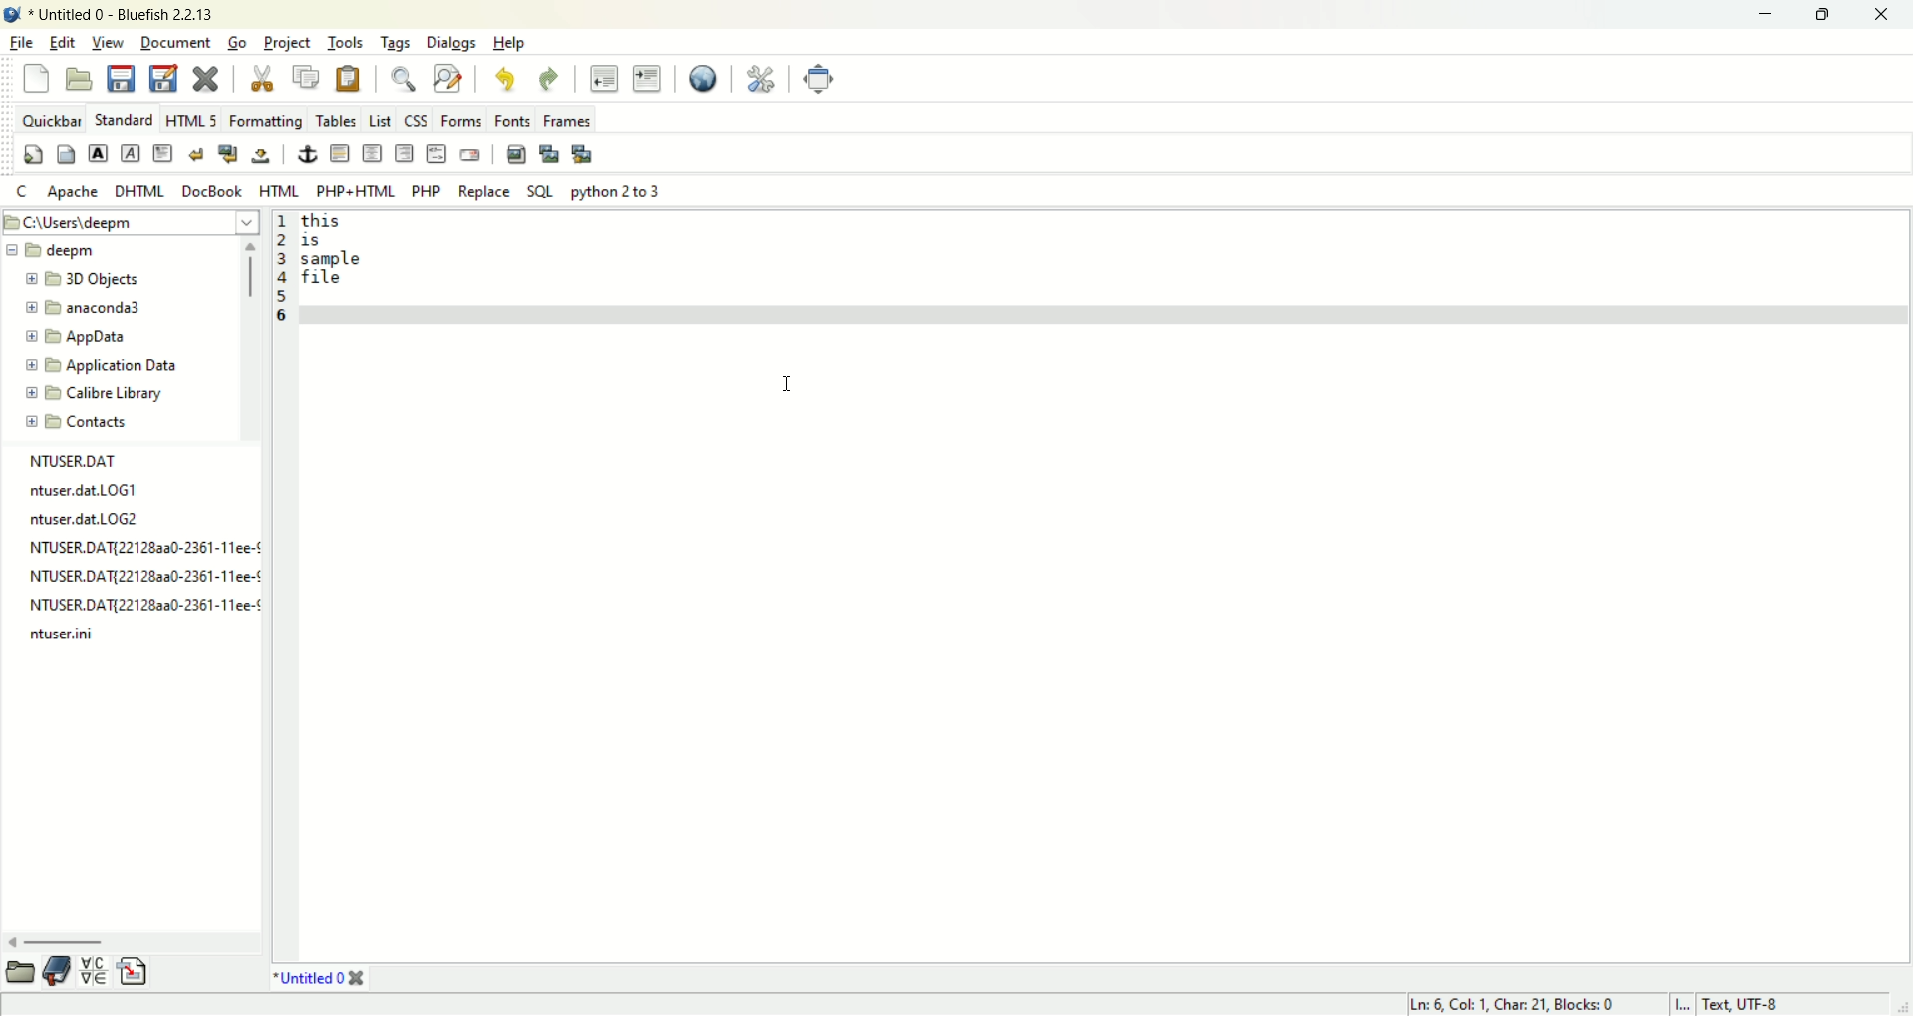  What do you see at coordinates (126, 119) in the screenshot?
I see `STANDARD` at bounding box center [126, 119].